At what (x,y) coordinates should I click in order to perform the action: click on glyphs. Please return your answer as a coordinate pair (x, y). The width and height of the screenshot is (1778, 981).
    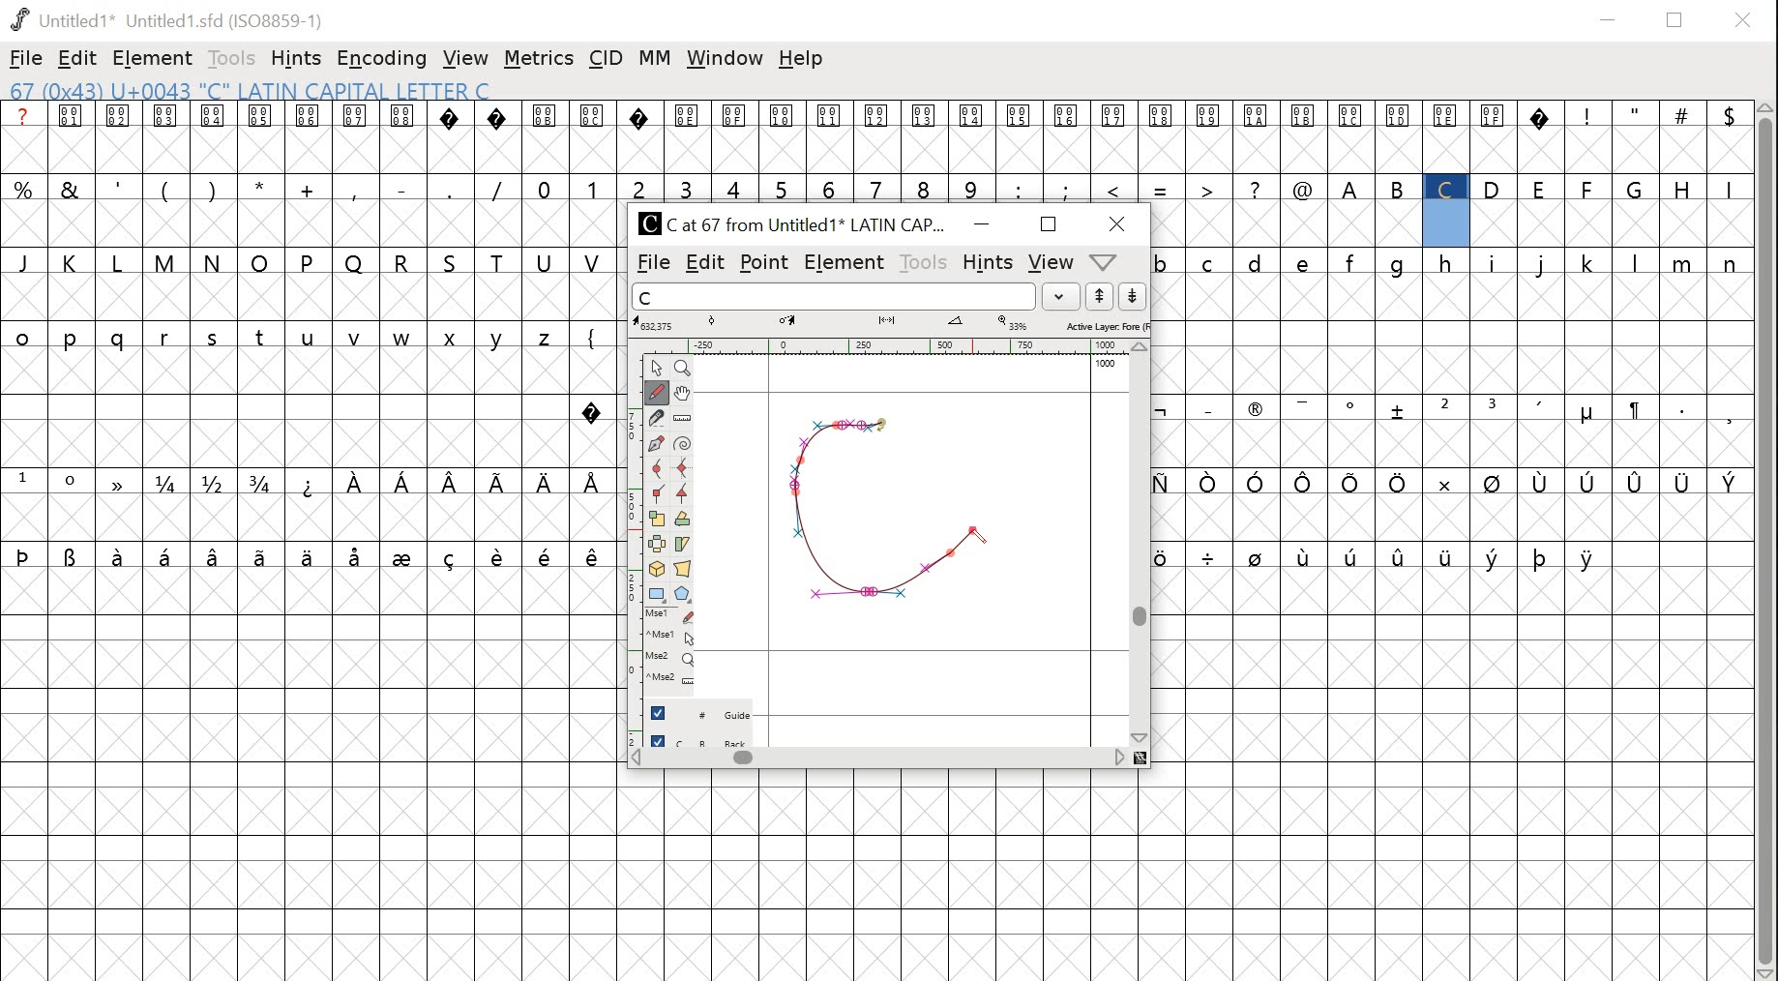
    Looking at the image, I should click on (889, 151).